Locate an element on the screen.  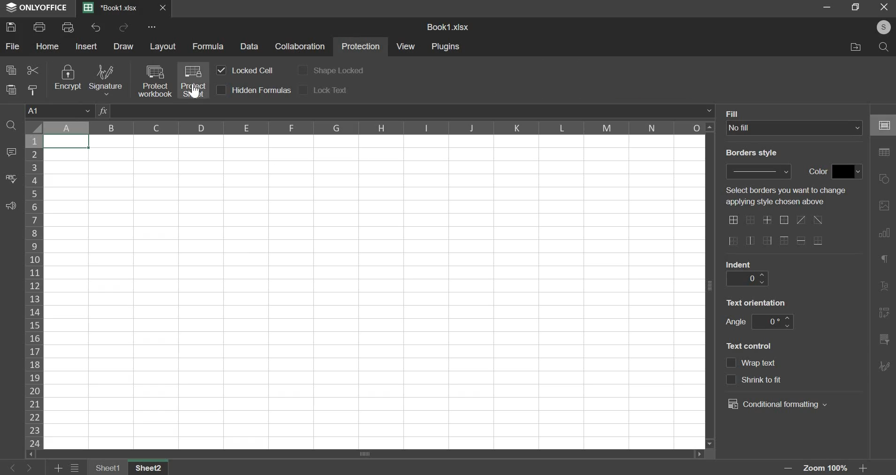
plugins is located at coordinates (447, 47).